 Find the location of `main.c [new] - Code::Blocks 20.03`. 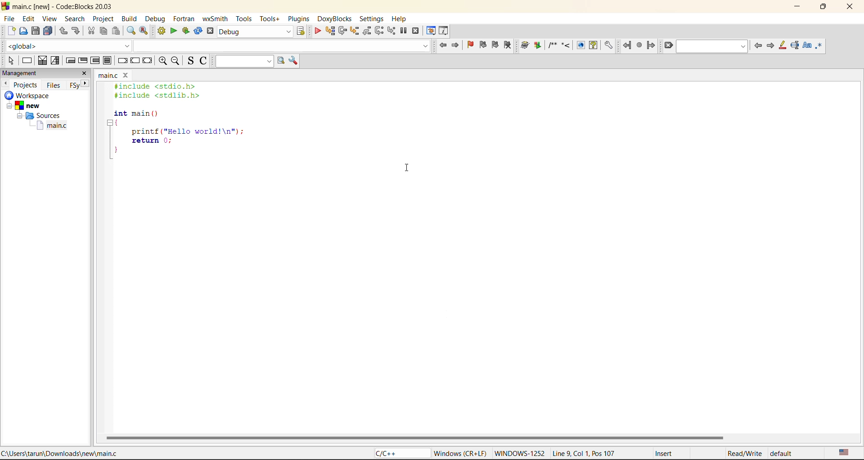

main.c [new] - Code::Blocks 20.03 is located at coordinates (72, 7).